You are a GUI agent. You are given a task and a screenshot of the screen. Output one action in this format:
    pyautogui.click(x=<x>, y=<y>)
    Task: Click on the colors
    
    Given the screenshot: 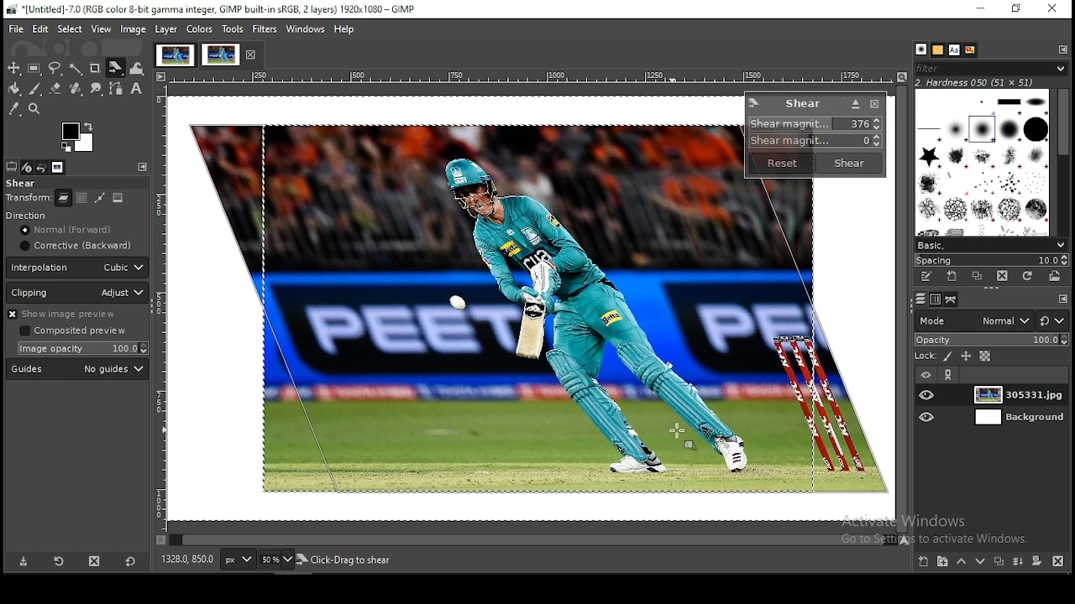 What is the action you would take?
    pyautogui.click(x=78, y=135)
    